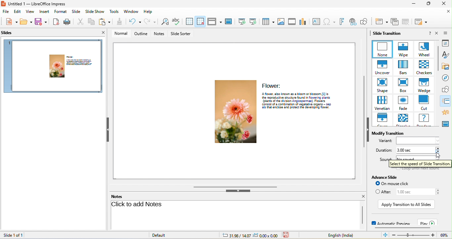 Image resolution: width=452 pixels, height=239 pixels. Describe the element at coordinates (446, 235) in the screenshot. I see `current zoom` at that location.